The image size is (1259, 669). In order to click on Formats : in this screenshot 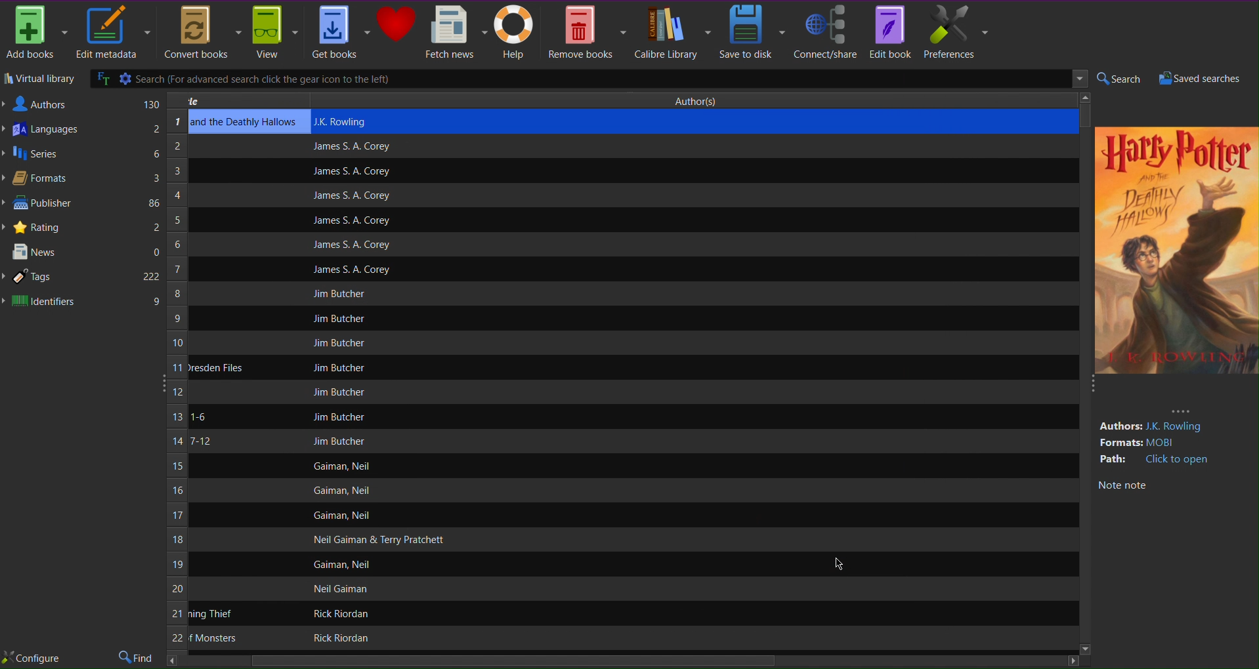, I will do `click(1120, 443)`.